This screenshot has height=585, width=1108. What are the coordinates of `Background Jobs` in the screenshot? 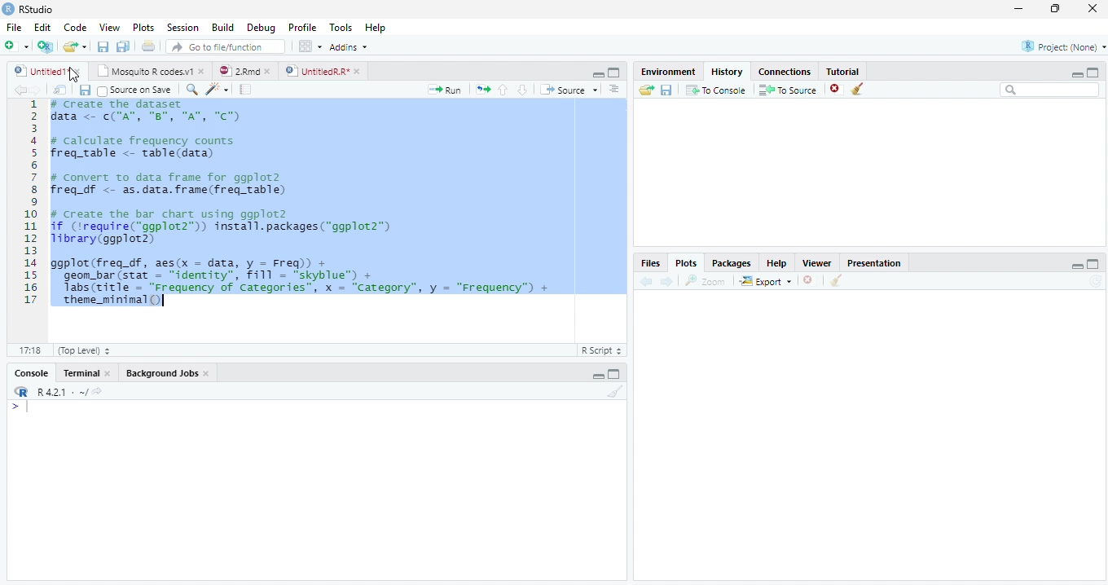 It's located at (169, 372).